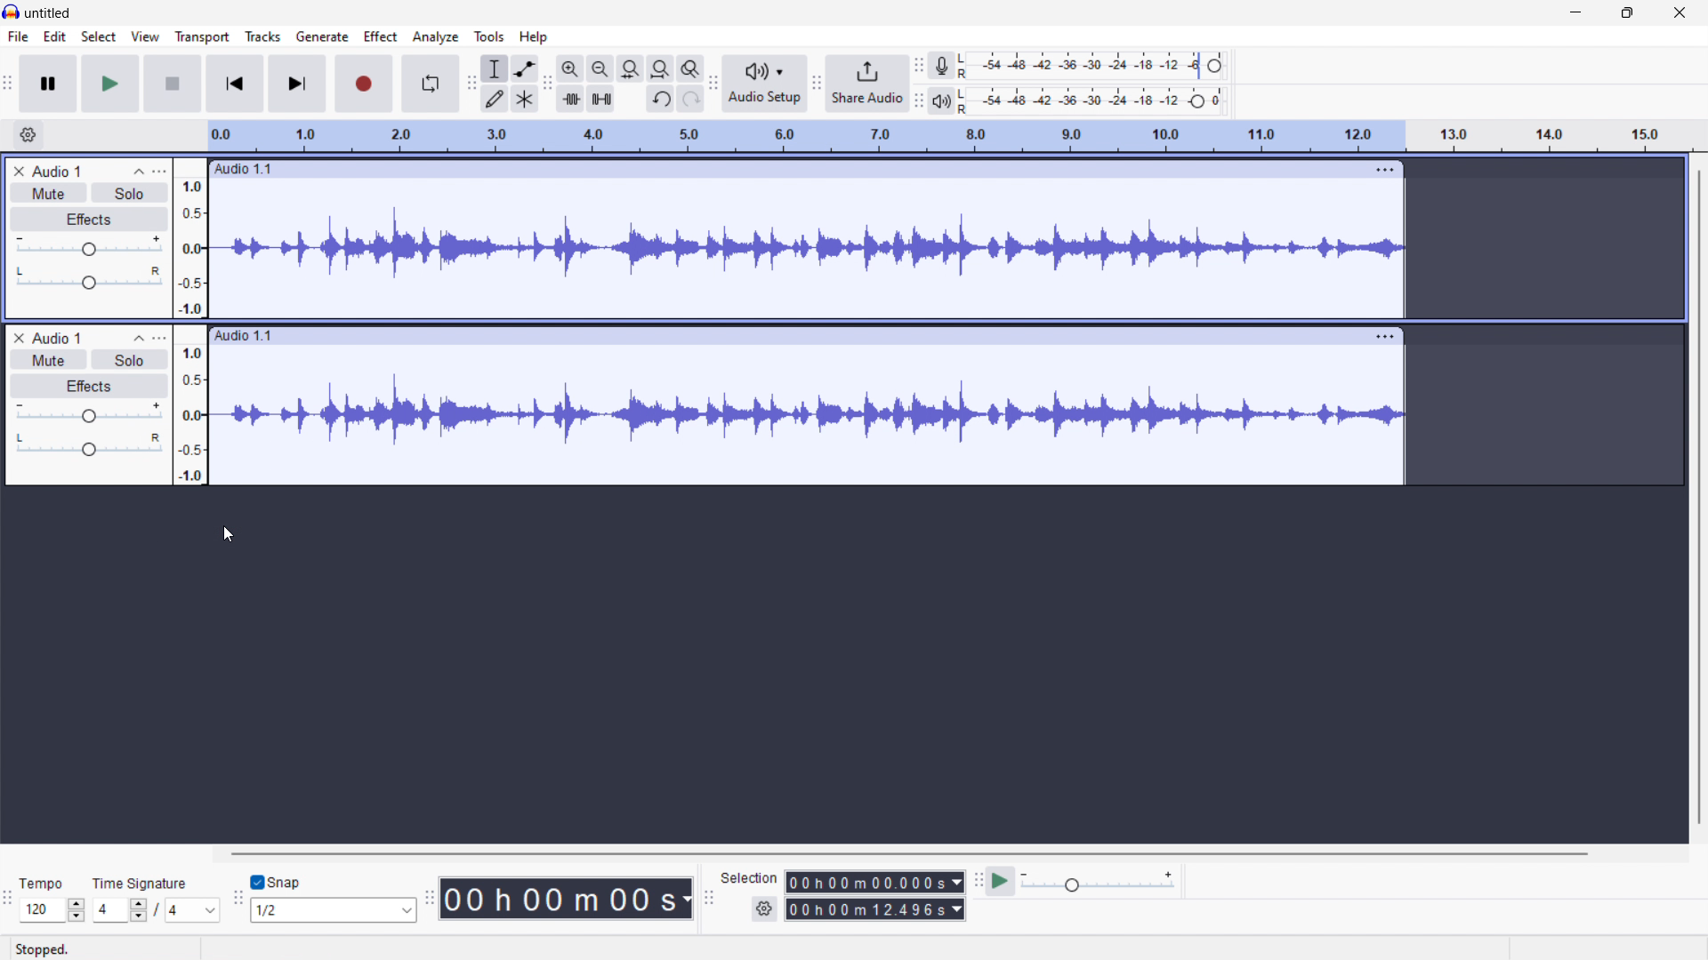  Describe the element at coordinates (145, 36) in the screenshot. I see `view` at that location.